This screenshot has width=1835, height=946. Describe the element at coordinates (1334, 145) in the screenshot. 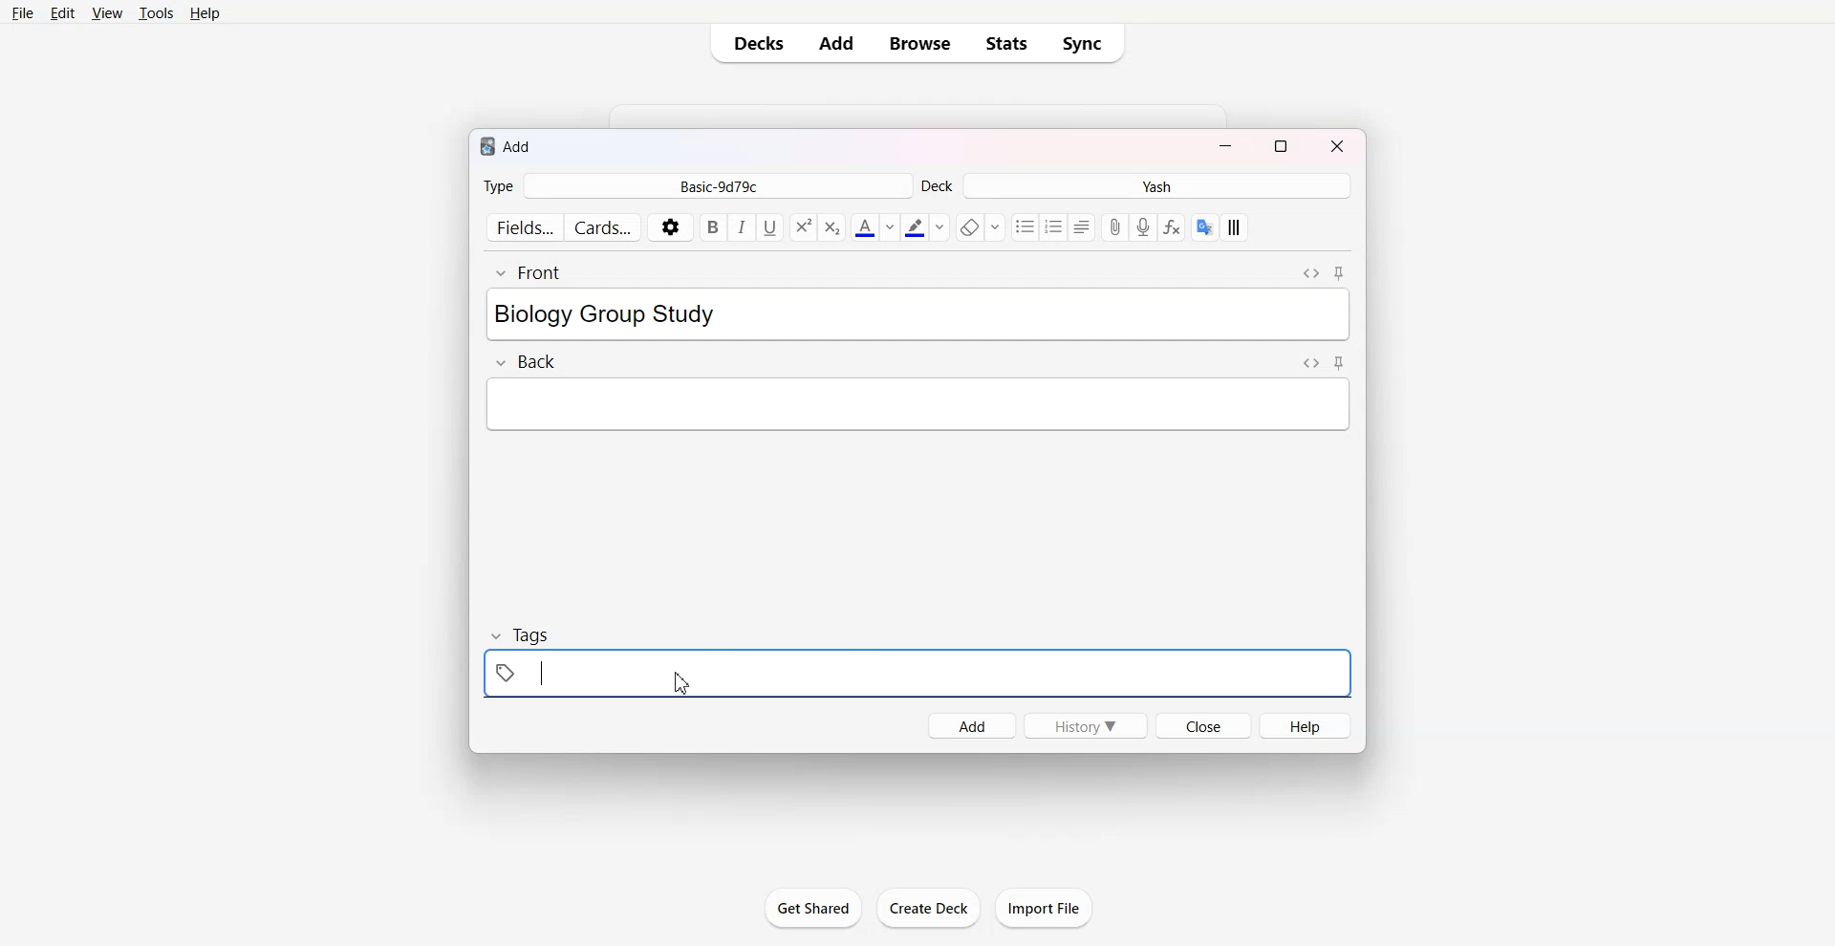

I see `Close` at that location.